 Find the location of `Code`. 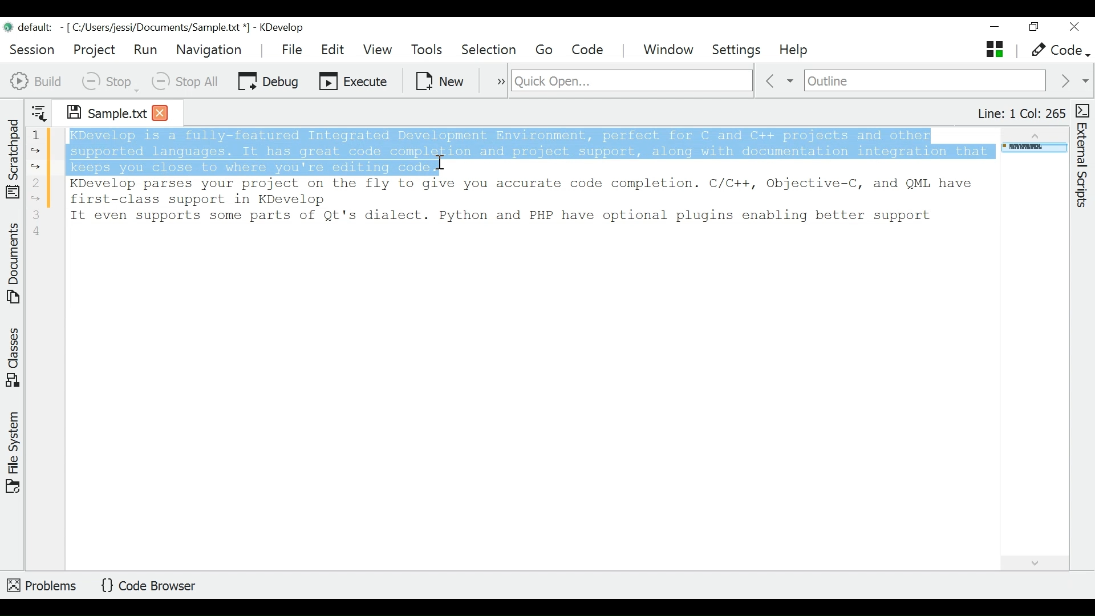

Code is located at coordinates (589, 50).